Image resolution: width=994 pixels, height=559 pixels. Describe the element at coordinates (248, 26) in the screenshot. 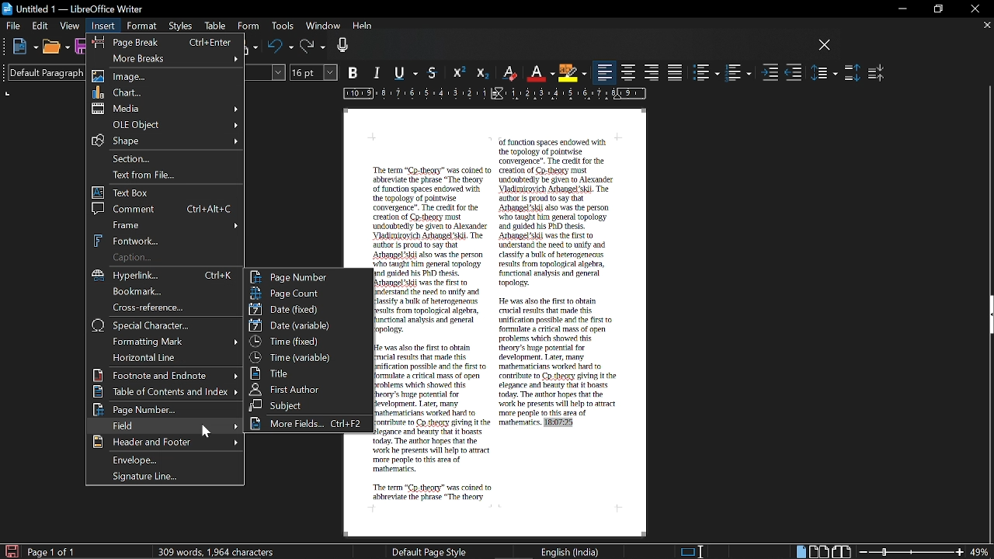

I see `Form` at that location.